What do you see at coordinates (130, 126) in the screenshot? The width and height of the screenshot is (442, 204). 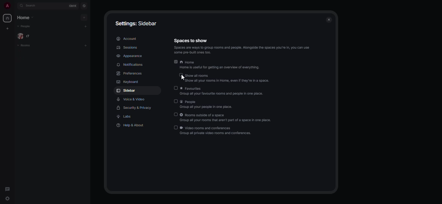 I see `help & about` at bounding box center [130, 126].